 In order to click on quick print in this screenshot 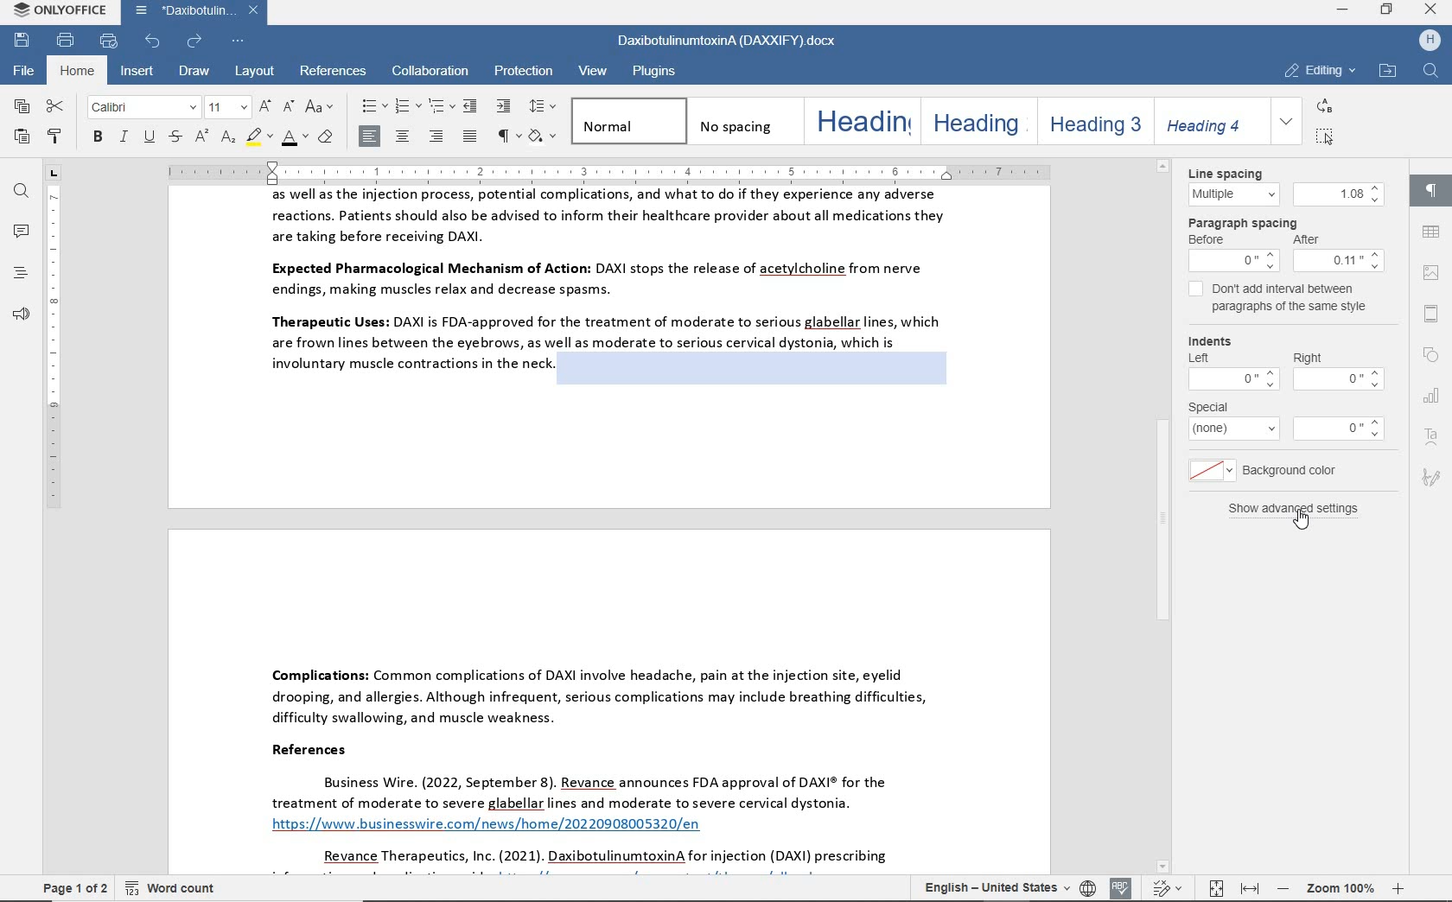, I will do `click(110, 41)`.